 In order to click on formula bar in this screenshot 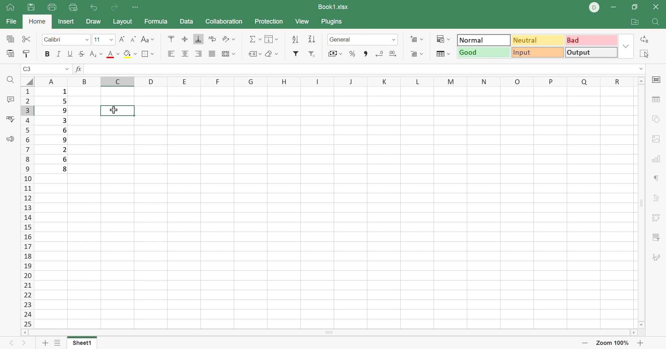, I will do `click(356, 69)`.